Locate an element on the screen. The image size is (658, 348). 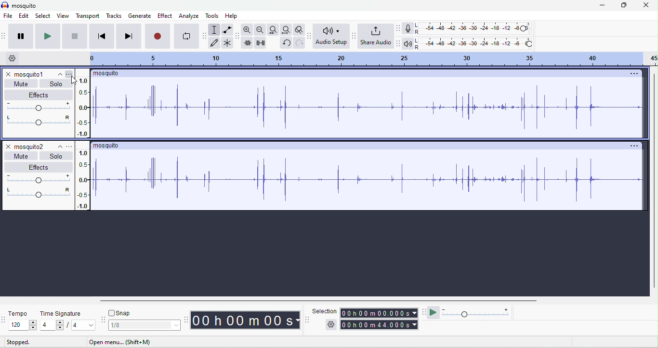
close is located at coordinates (9, 145).